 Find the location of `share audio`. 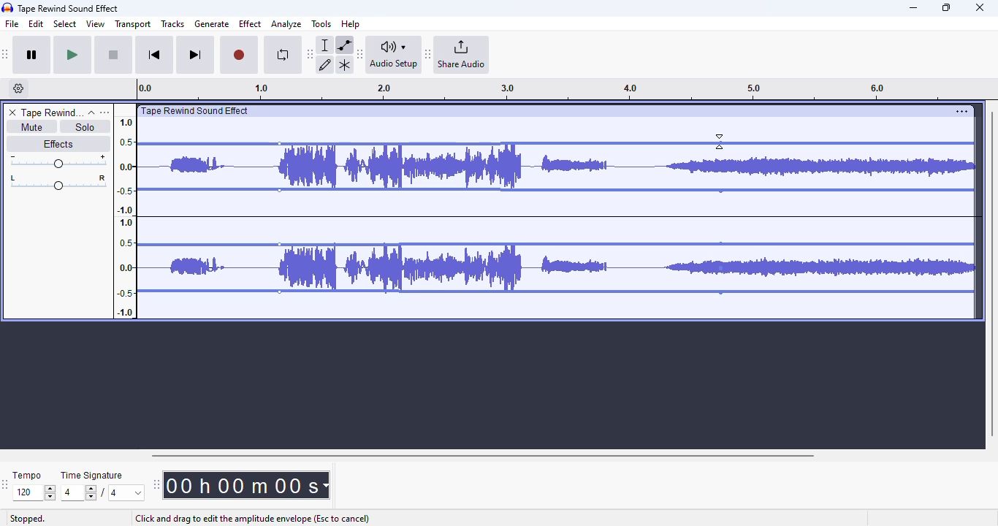

share audio is located at coordinates (462, 55).